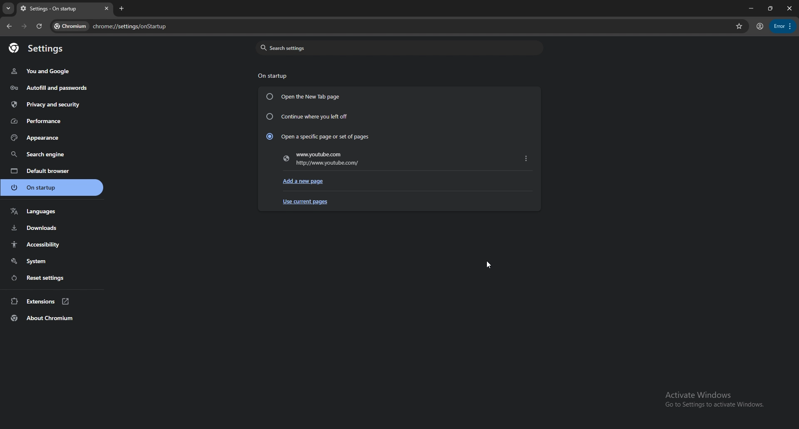 The width and height of the screenshot is (799, 429). I want to click on privacy and security, so click(48, 104).